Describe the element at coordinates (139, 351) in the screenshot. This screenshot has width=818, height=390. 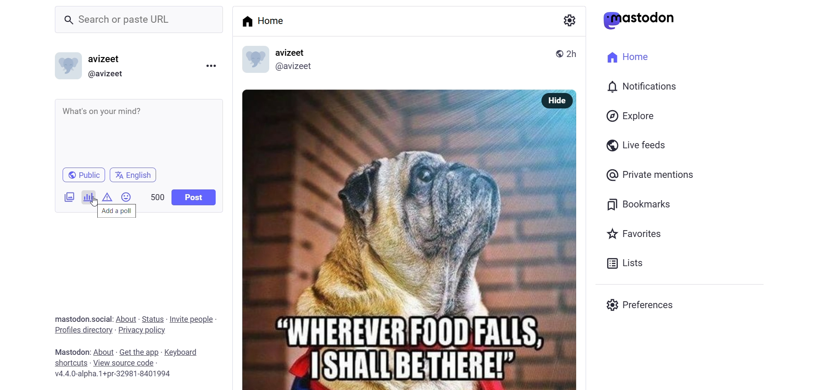
I see `get the app` at that location.